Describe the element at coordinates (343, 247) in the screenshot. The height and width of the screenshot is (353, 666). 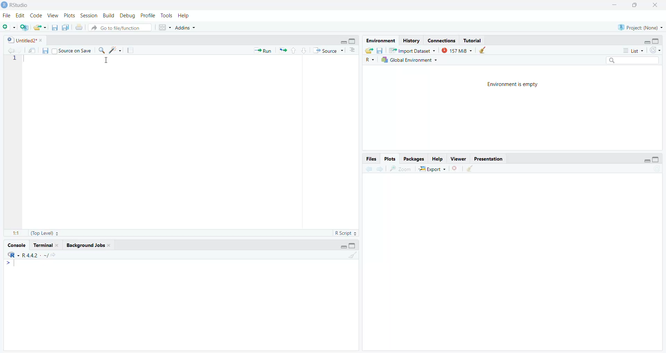
I see `minimize` at that location.